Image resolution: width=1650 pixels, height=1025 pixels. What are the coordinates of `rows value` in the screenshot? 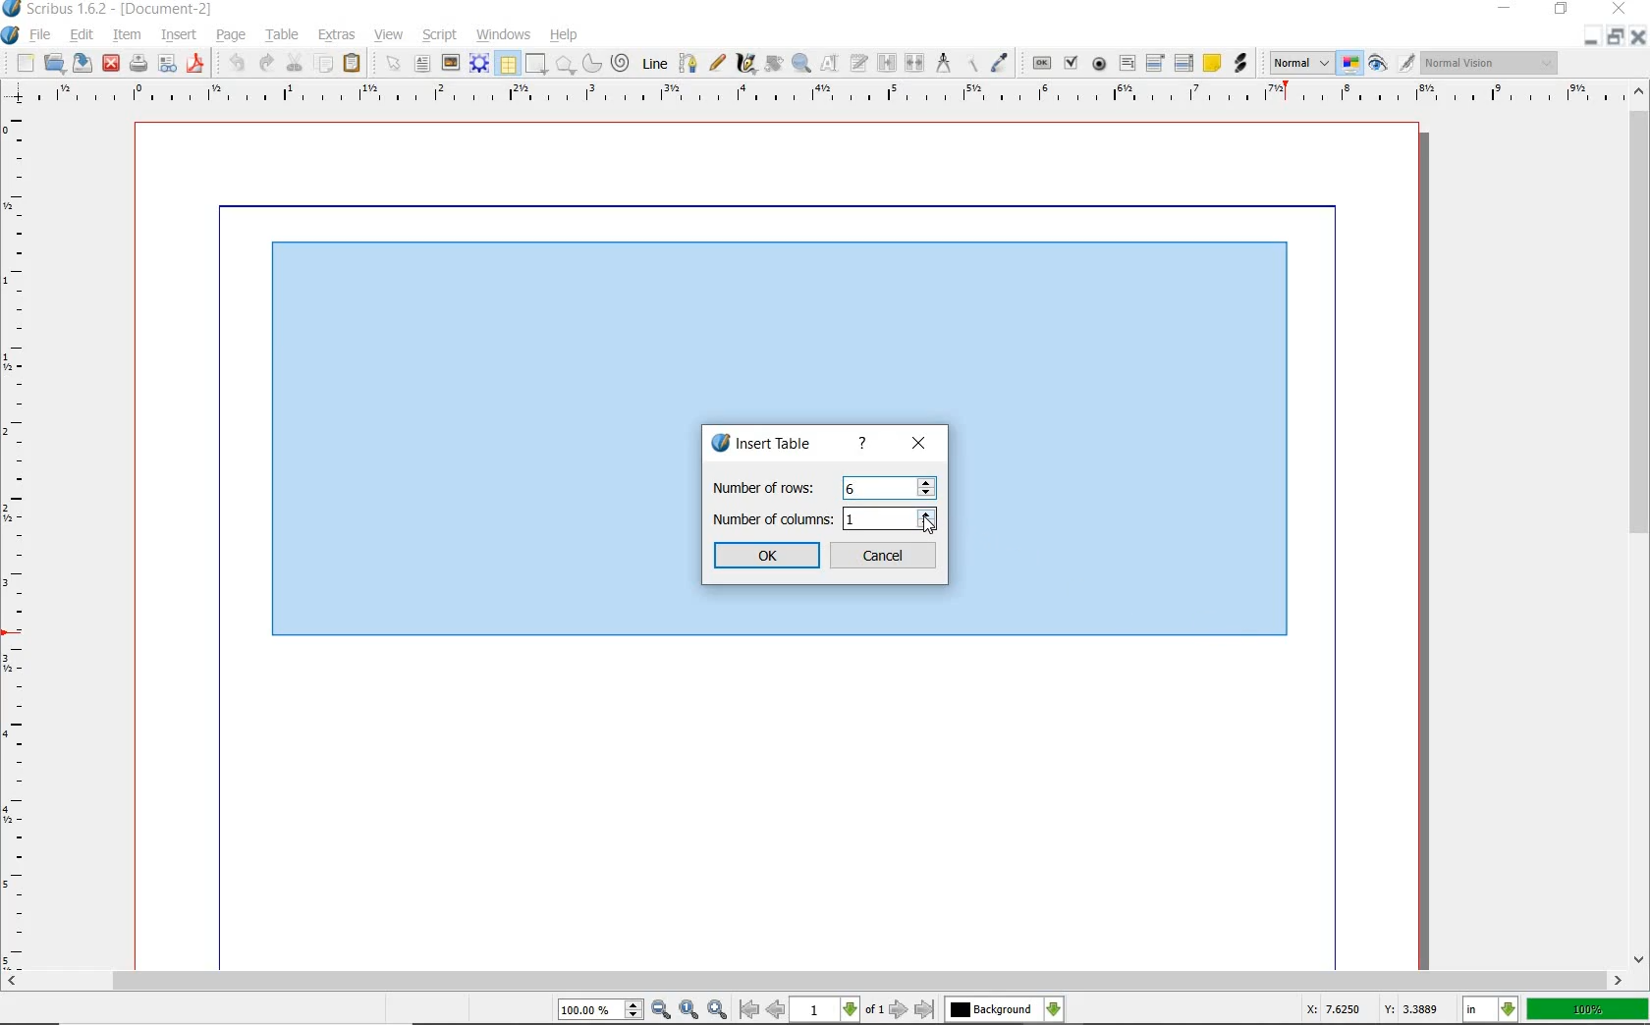 It's located at (889, 488).